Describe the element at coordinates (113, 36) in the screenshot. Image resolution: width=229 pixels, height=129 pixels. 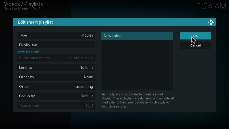
I see `new rule` at that location.